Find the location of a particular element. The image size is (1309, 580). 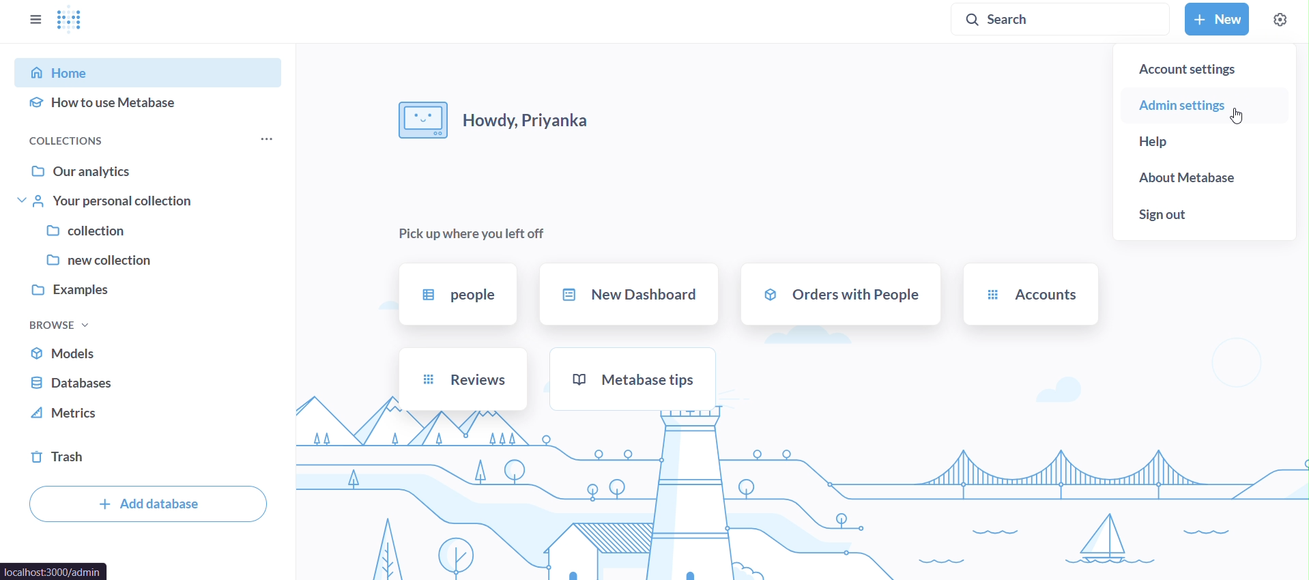

close sidebar is located at coordinates (33, 20).